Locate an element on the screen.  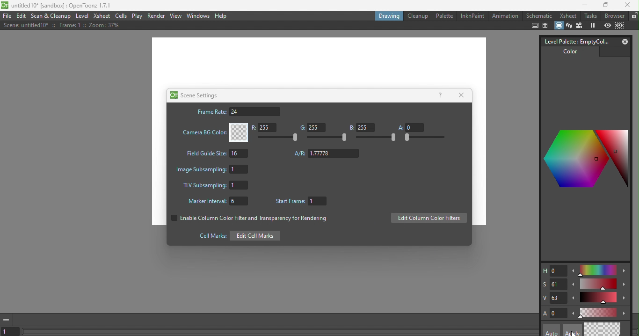
Browser is located at coordinates (614, 15).